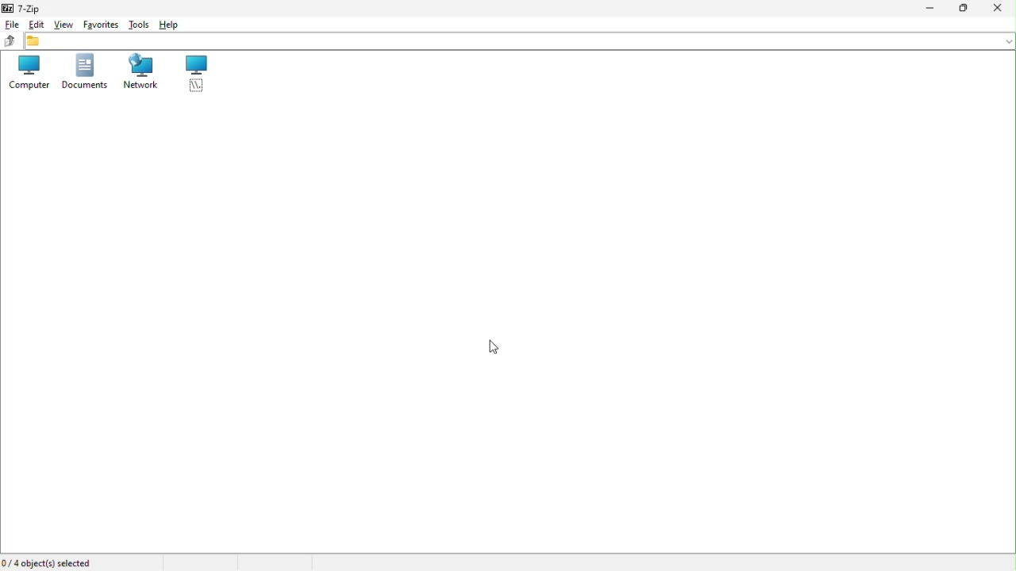 The image size is (1016, 571). What do you see at coordinates (141, 74) in the screenshot?
I see `network` at bounding box center [141, 74].